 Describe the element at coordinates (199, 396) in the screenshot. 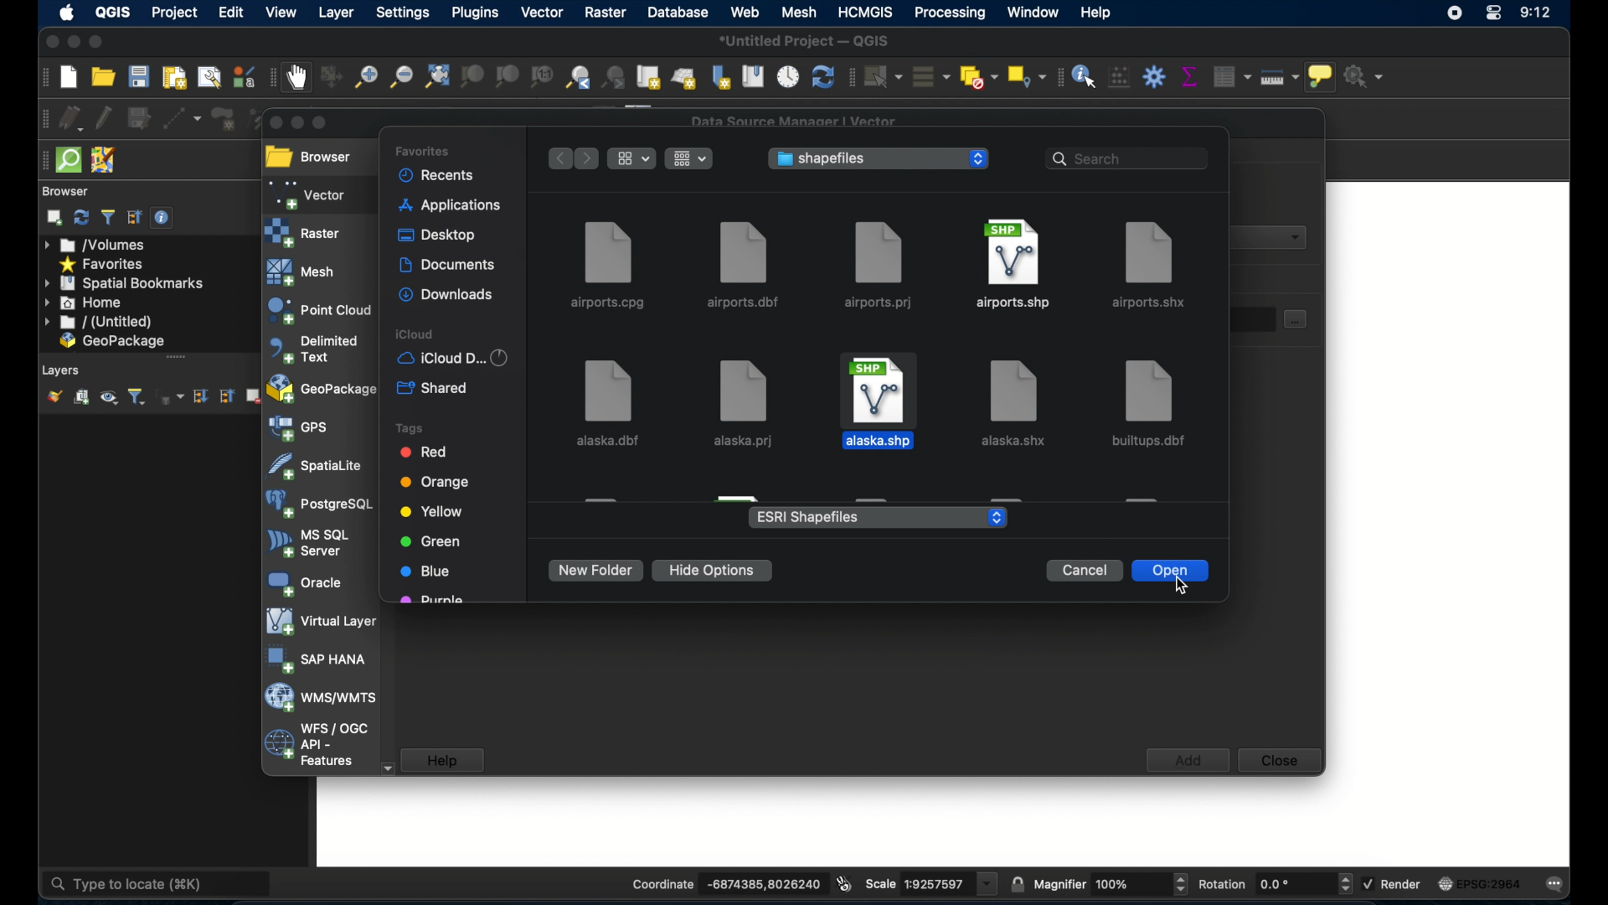

I see `expand all` at that location.